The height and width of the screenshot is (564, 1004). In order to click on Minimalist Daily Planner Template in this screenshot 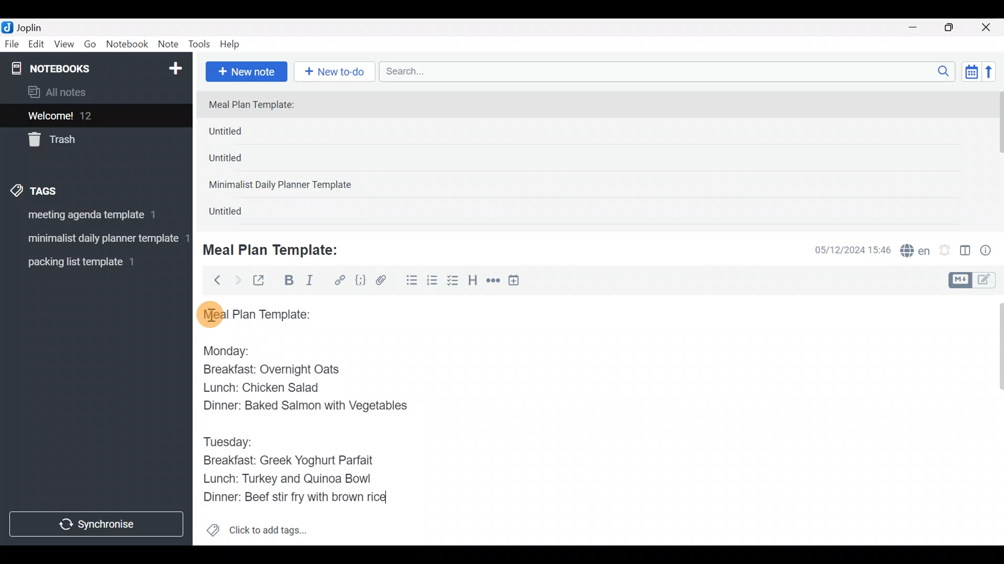, I will do `click(283, 186)`.